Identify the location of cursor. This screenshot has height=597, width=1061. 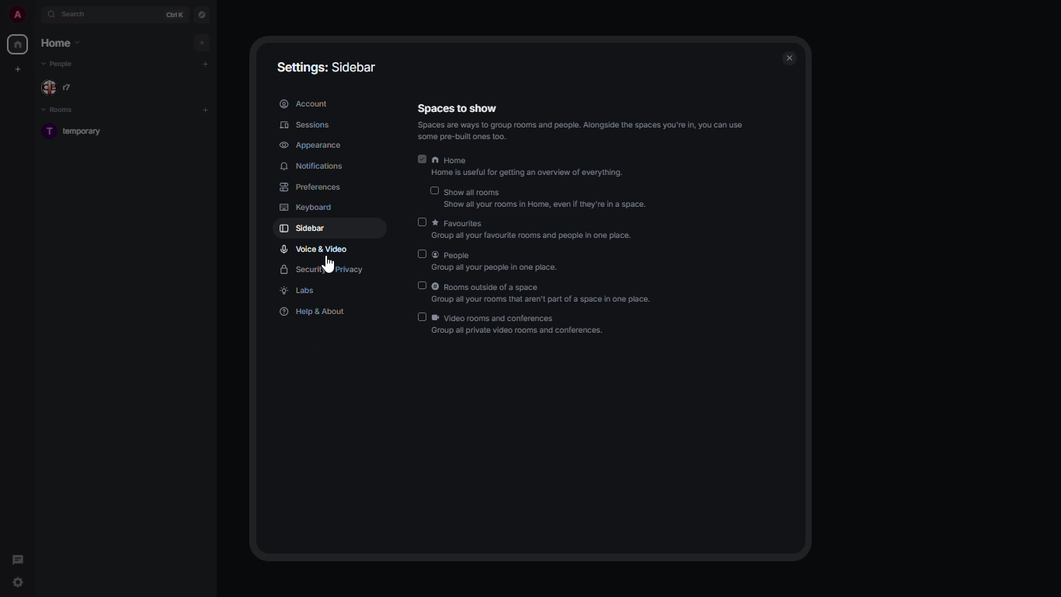
(327, 265).